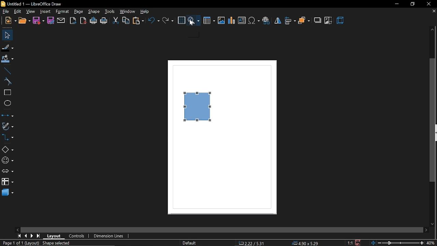  I want to click on tools, so click(110, 12).